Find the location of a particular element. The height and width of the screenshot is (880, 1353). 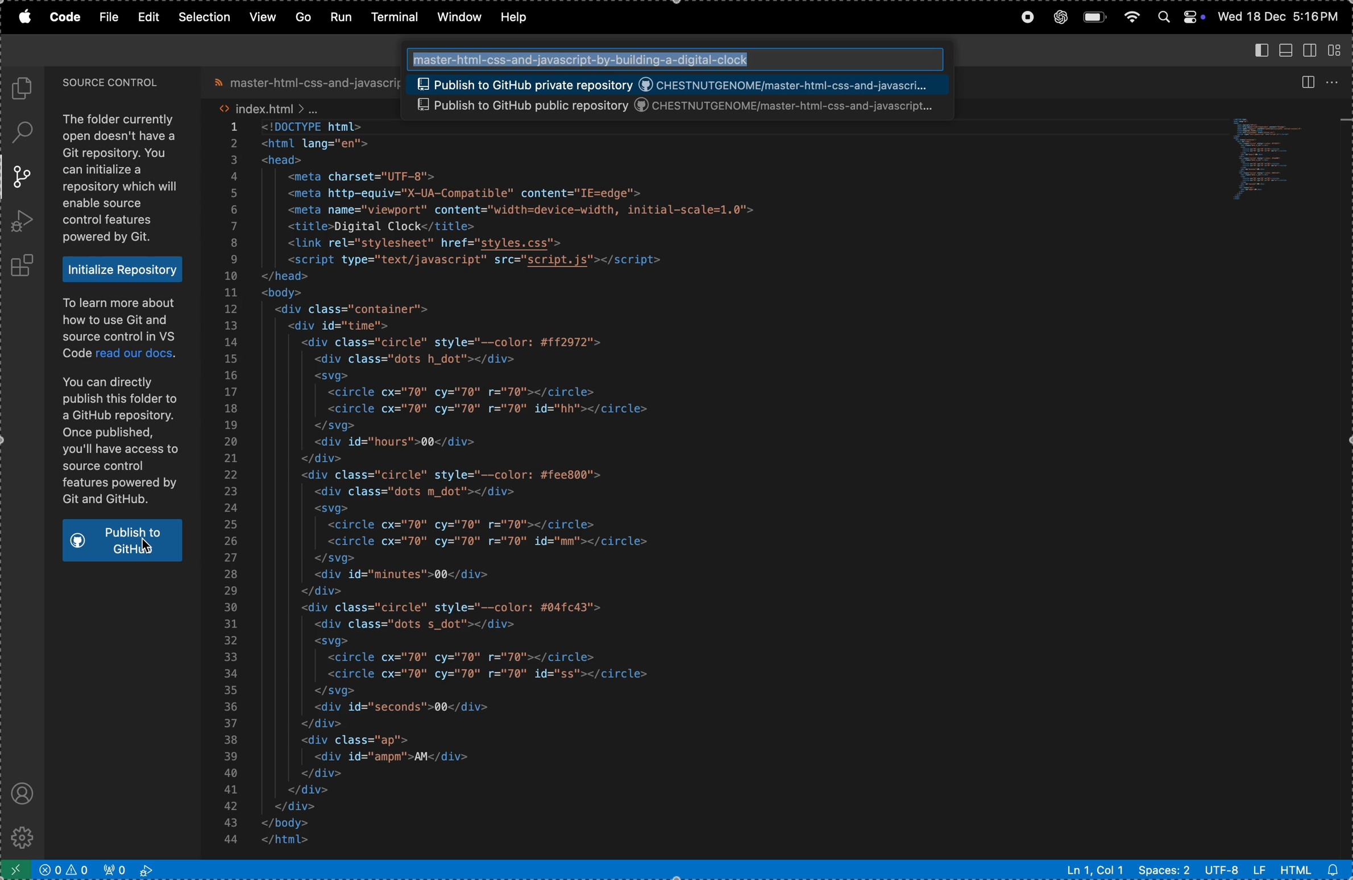

go is located at coordinates (302, 17).